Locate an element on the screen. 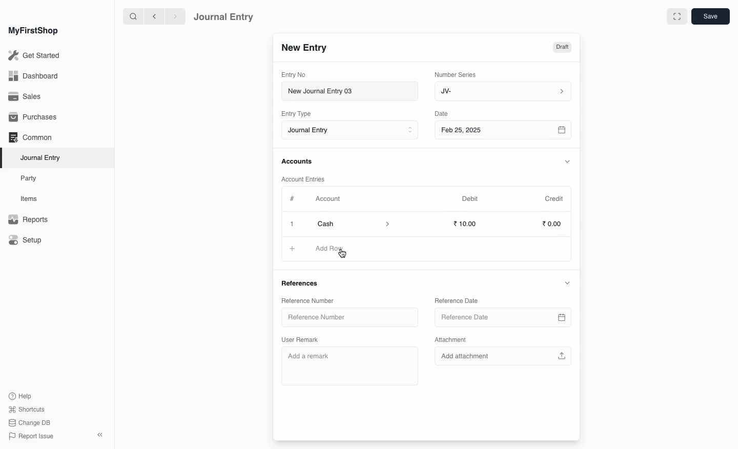  1 is located at coordinates (293, 224).